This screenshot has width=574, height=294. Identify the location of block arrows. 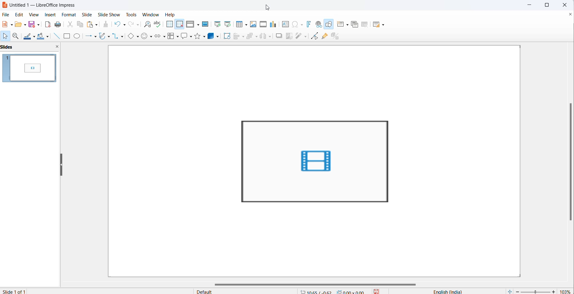
(158, 37).